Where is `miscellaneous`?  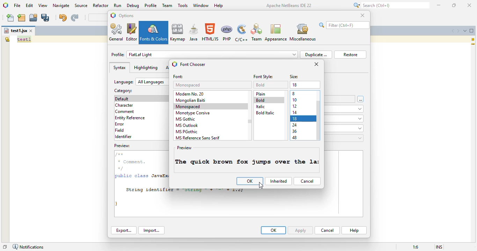 miscellaneous is located at coordinates (303, 32).